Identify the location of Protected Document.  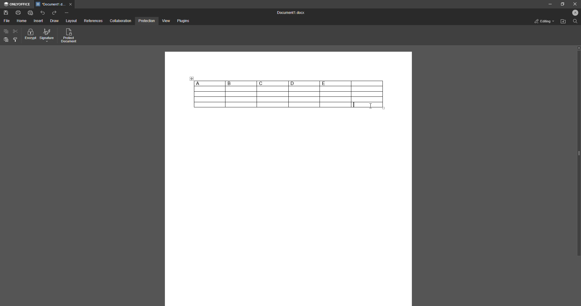
(69, 36).